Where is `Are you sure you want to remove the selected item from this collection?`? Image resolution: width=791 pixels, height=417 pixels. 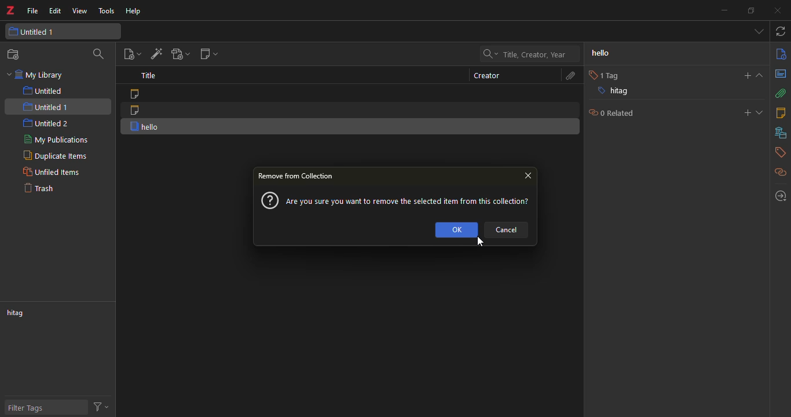 Are you sure you want to remove the selected item from this collection? is located at coordinates (411, 203).